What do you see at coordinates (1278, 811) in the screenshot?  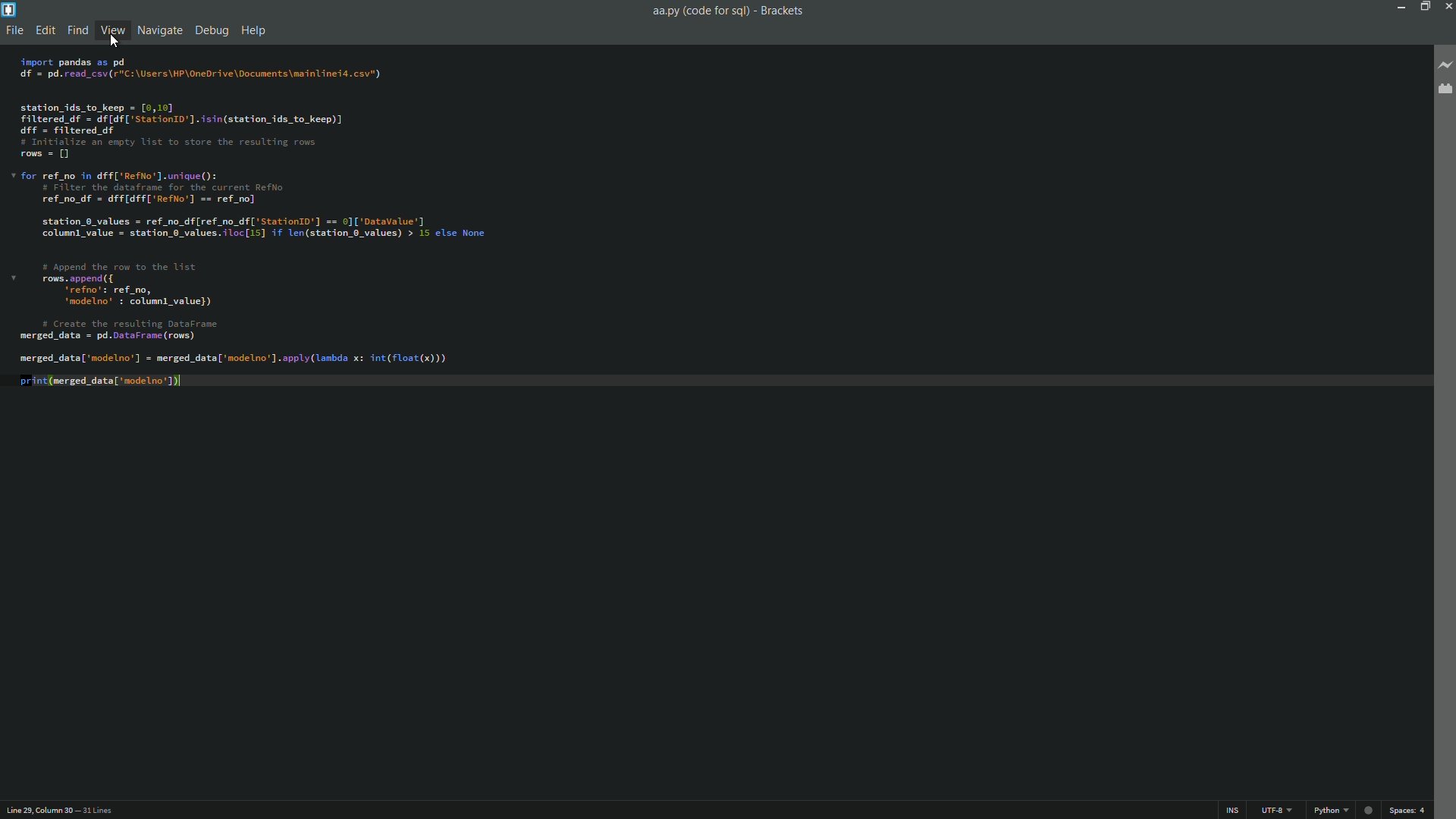 I see `file encoding` at bounding box center [1278, 811].